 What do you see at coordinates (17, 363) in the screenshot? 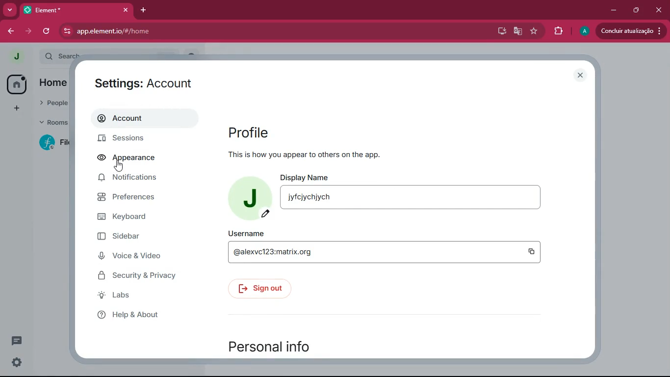
I see `settings` at bounding box center [17, 363].